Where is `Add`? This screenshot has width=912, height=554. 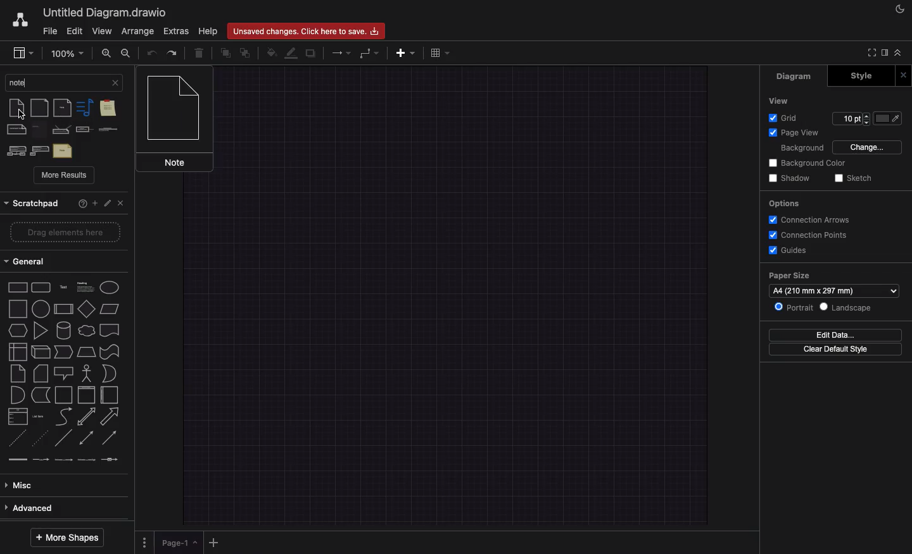
Add is located at coordinates (408, 52).